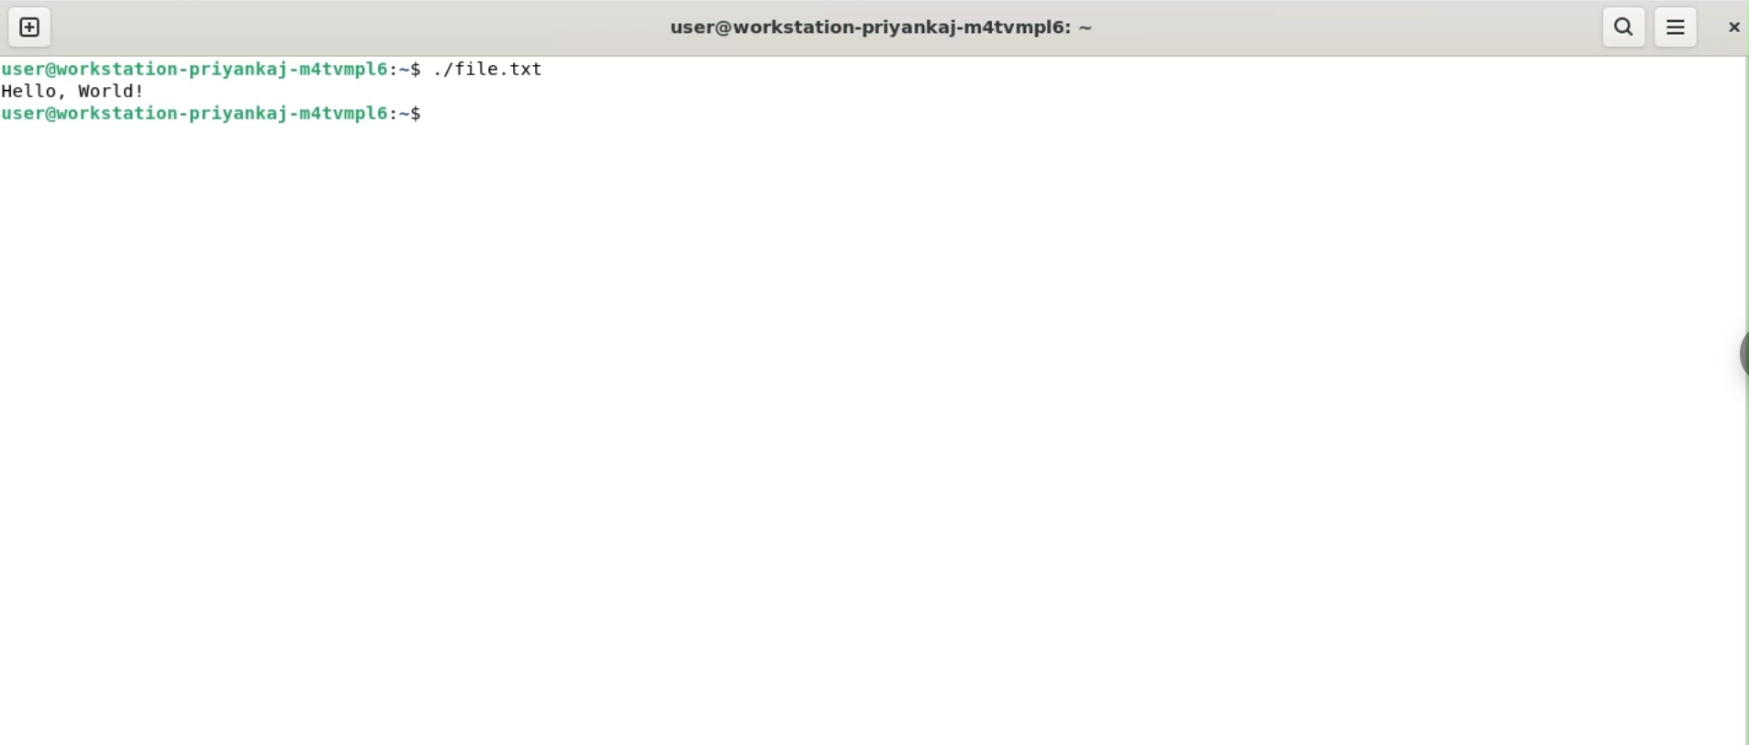 This screenshot has height=745, width=1749. Describe the element at coordinates (1732, 28) in the screenshot. I see `close` at that location.